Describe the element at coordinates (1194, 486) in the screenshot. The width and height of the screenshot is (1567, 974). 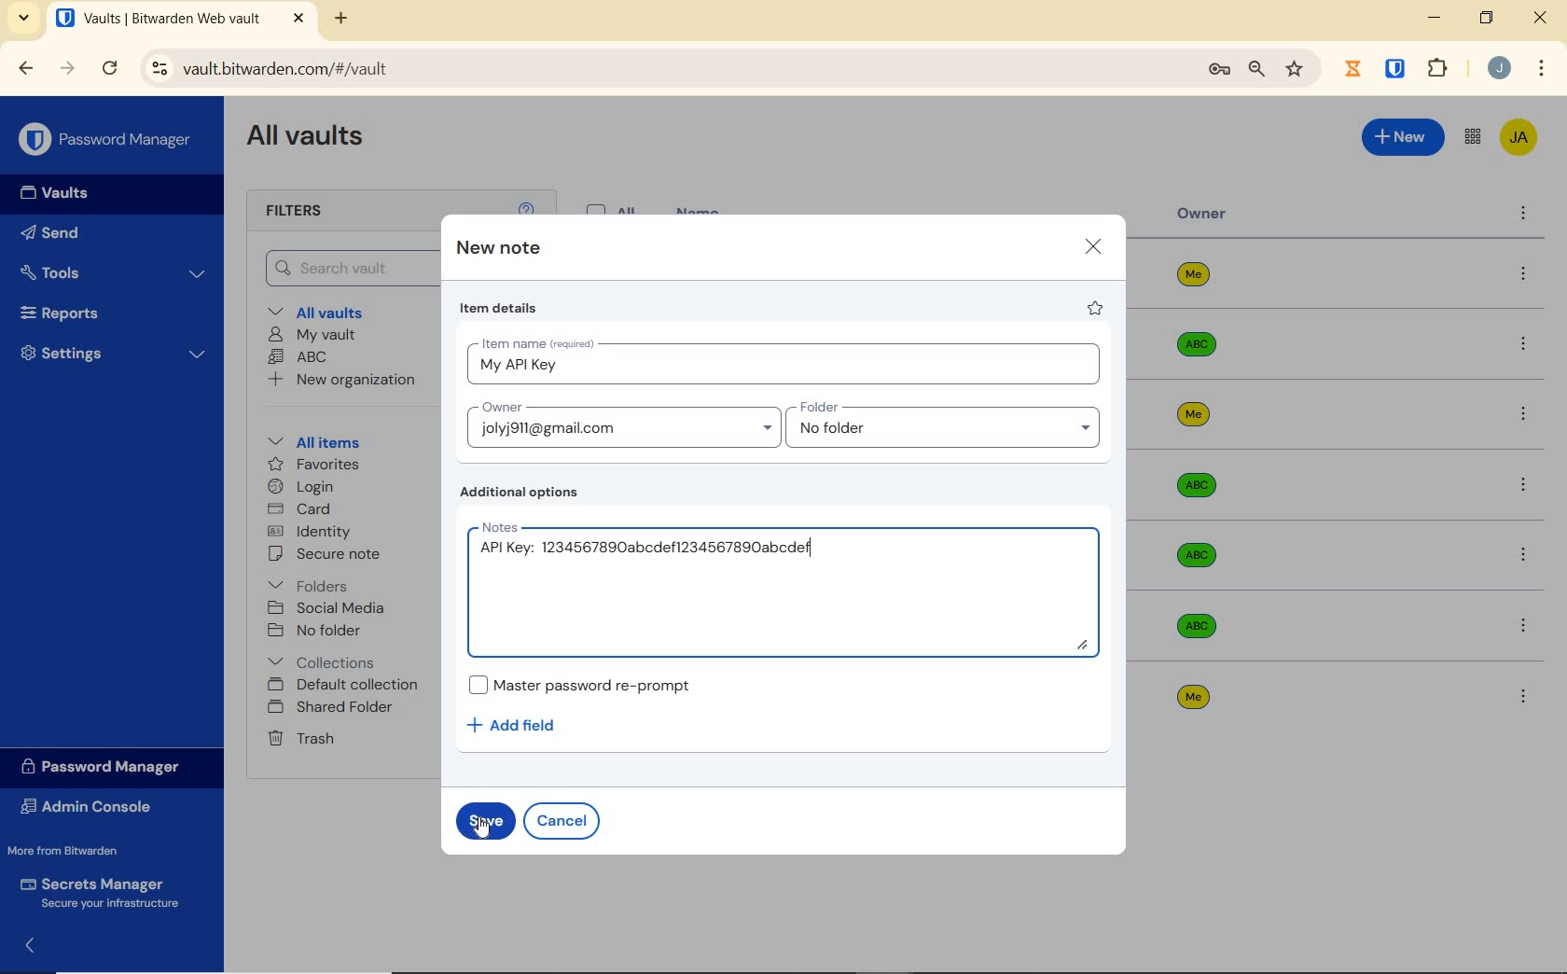
I see `Owner Name` at that location.